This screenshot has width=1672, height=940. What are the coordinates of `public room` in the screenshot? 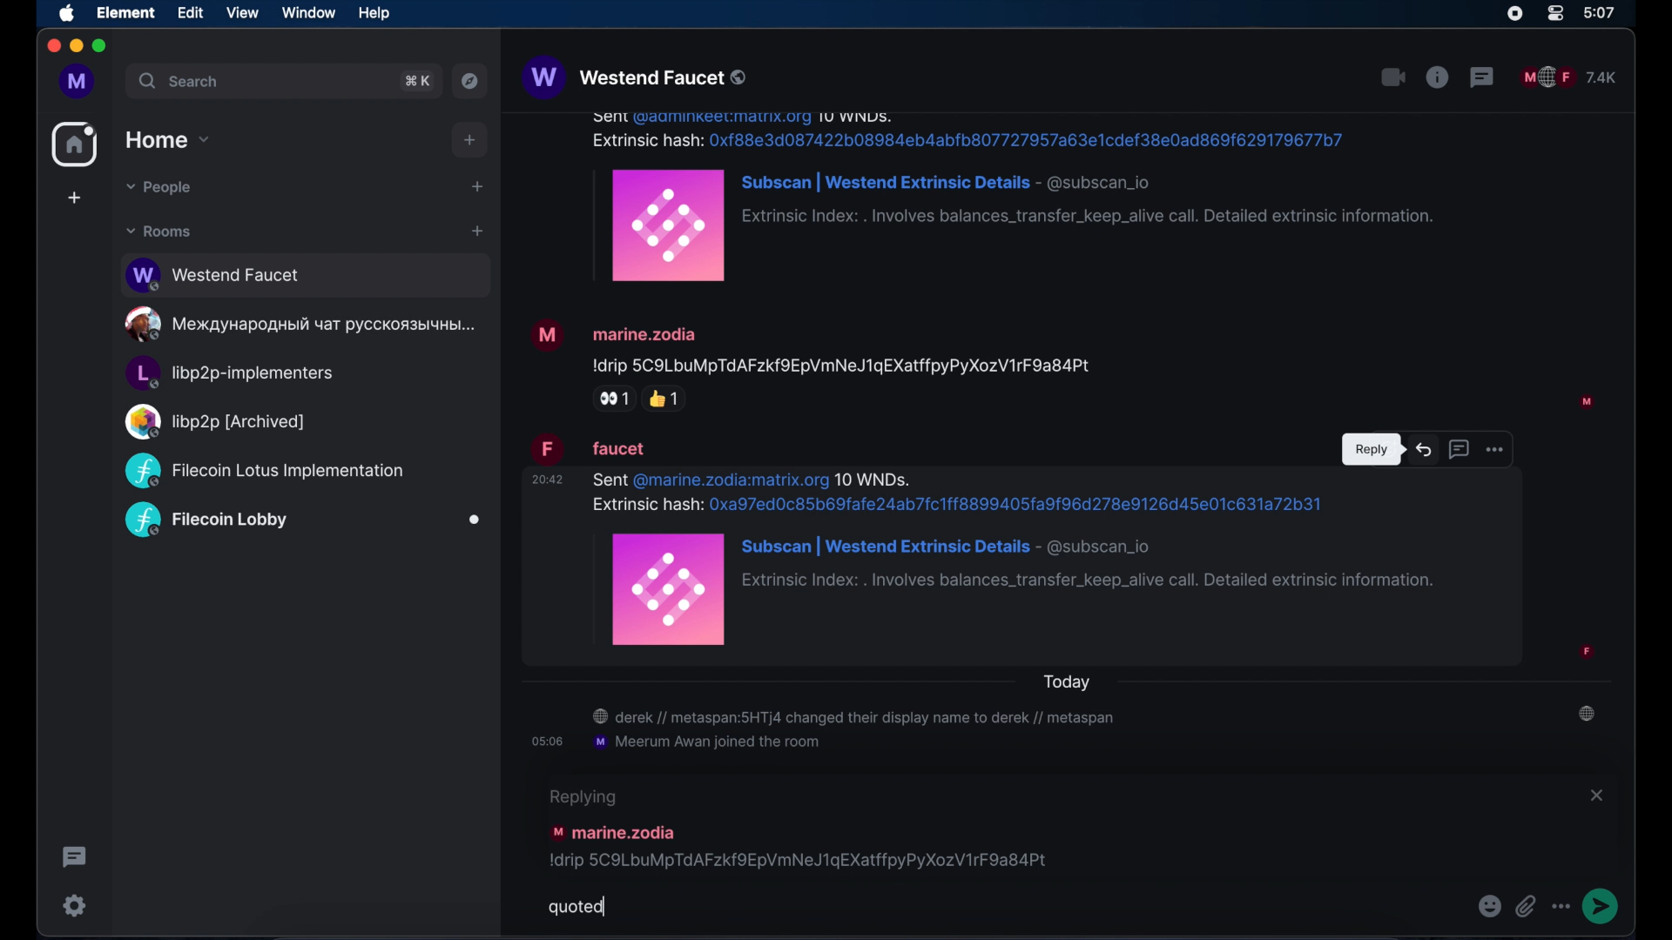 It's located at (264, 471).